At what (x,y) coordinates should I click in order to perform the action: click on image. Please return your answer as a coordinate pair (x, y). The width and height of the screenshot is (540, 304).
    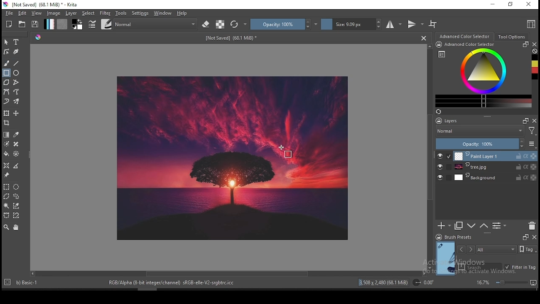
    Looking at the image, I should click on (54, 14).